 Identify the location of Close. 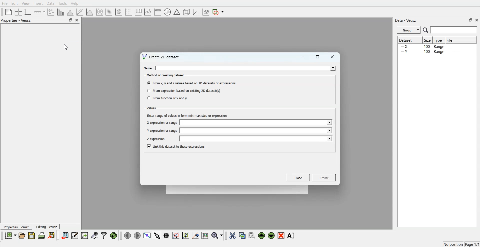
(332, 57).